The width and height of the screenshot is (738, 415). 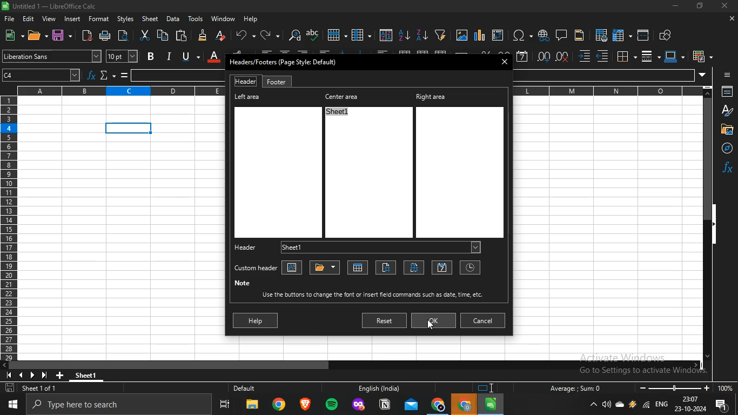 I want to click on copy, so click(x=163, y=35).